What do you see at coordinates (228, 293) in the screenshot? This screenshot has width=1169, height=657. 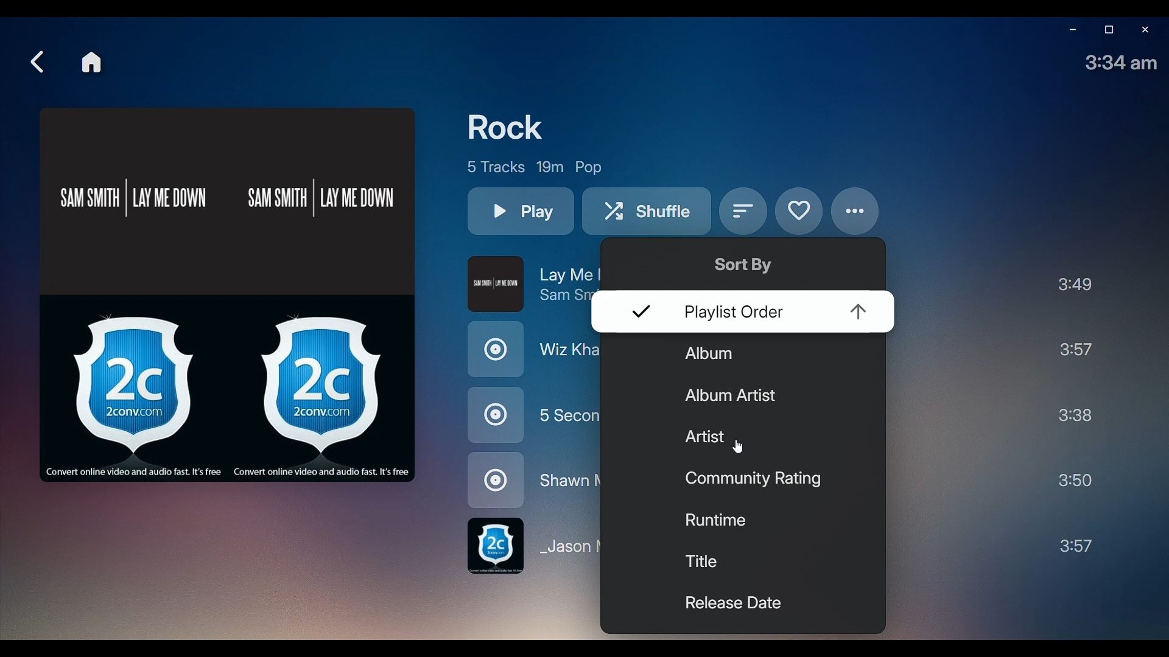 I see `Album Cover` at bounding box center [228, 293].